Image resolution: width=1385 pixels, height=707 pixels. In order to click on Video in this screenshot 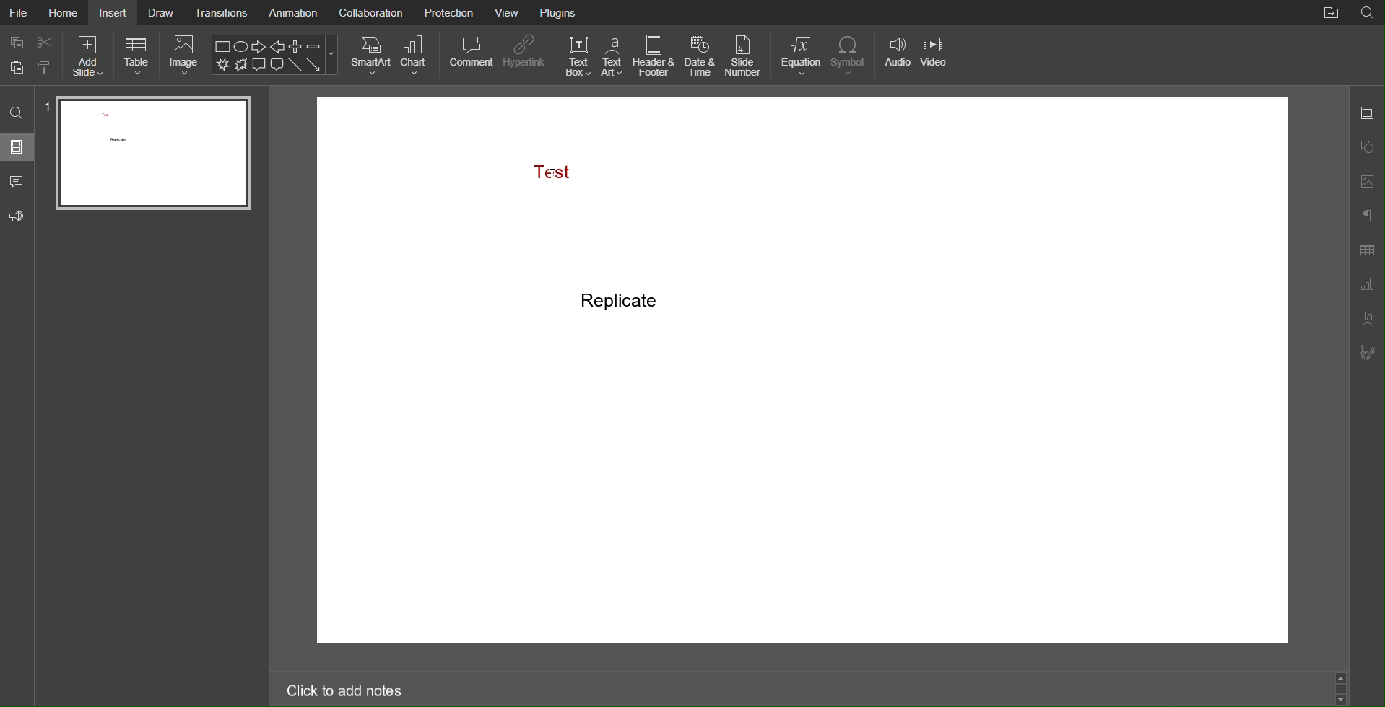, I will do `click(936, 56)`.